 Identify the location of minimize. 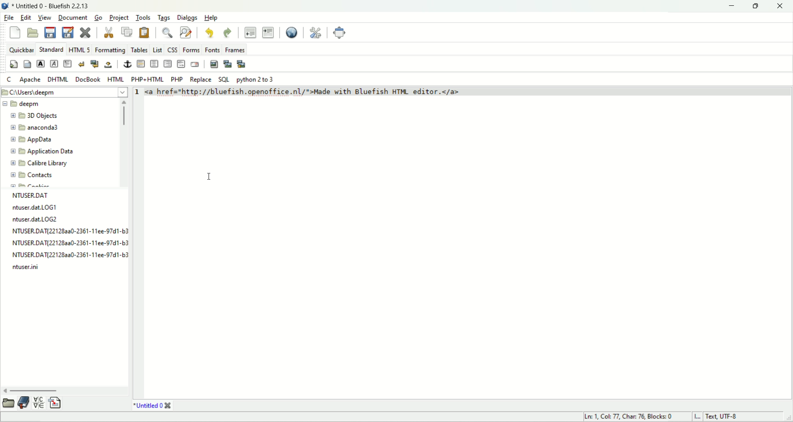
(731, 6).